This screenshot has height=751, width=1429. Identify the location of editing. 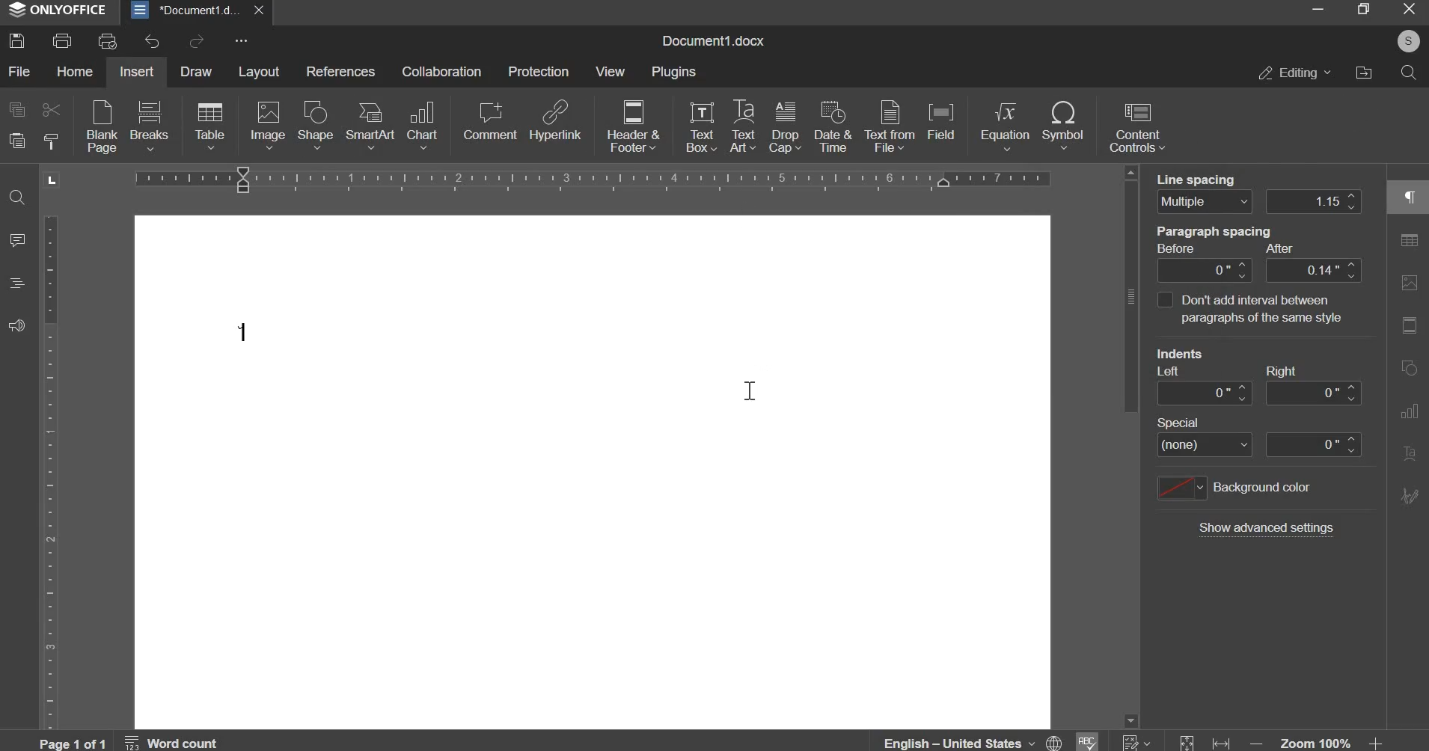
(1292, 73).